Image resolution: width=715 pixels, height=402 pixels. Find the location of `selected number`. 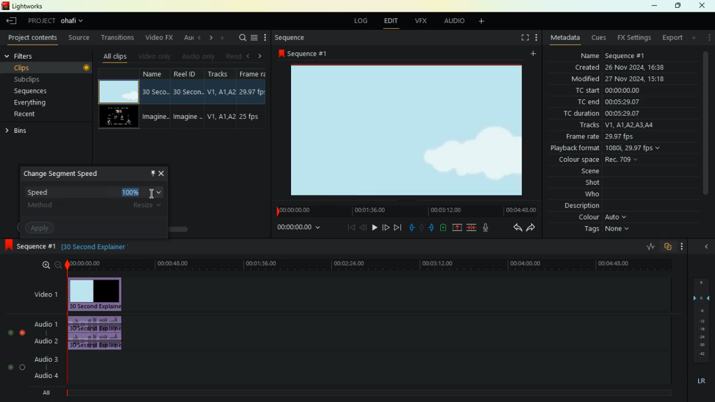

selected number is located at coordinates (131, 192).